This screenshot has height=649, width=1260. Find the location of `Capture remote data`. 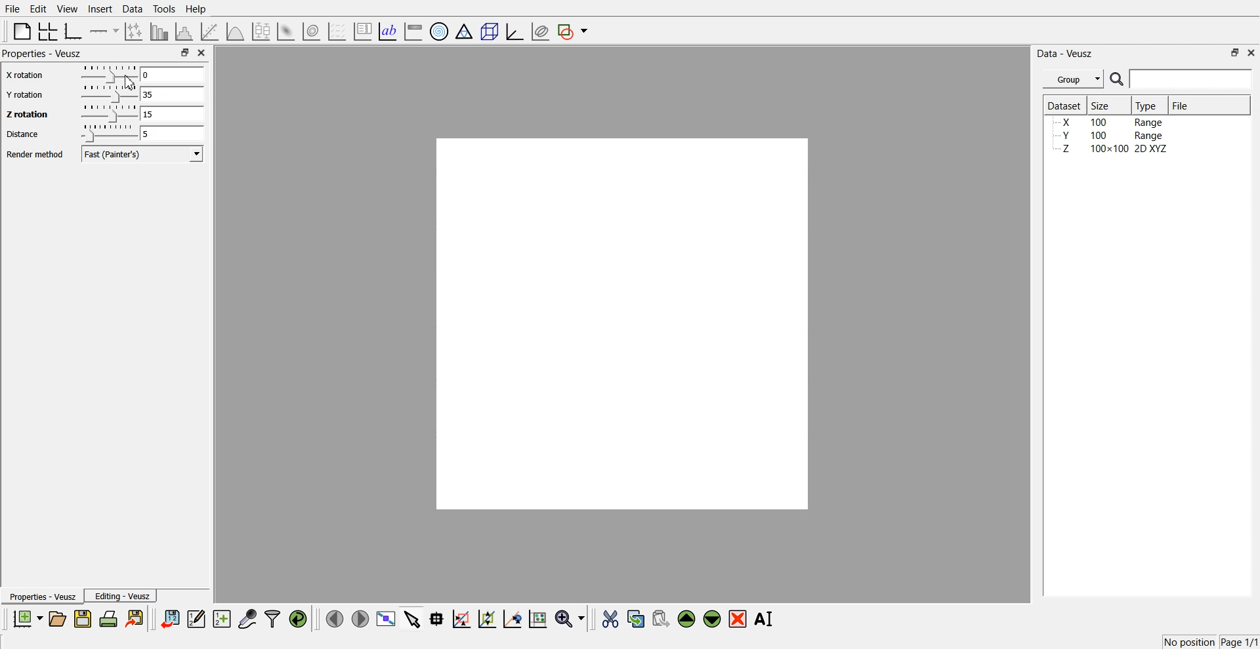

Capture remote data is located at coordinates (247, 618).